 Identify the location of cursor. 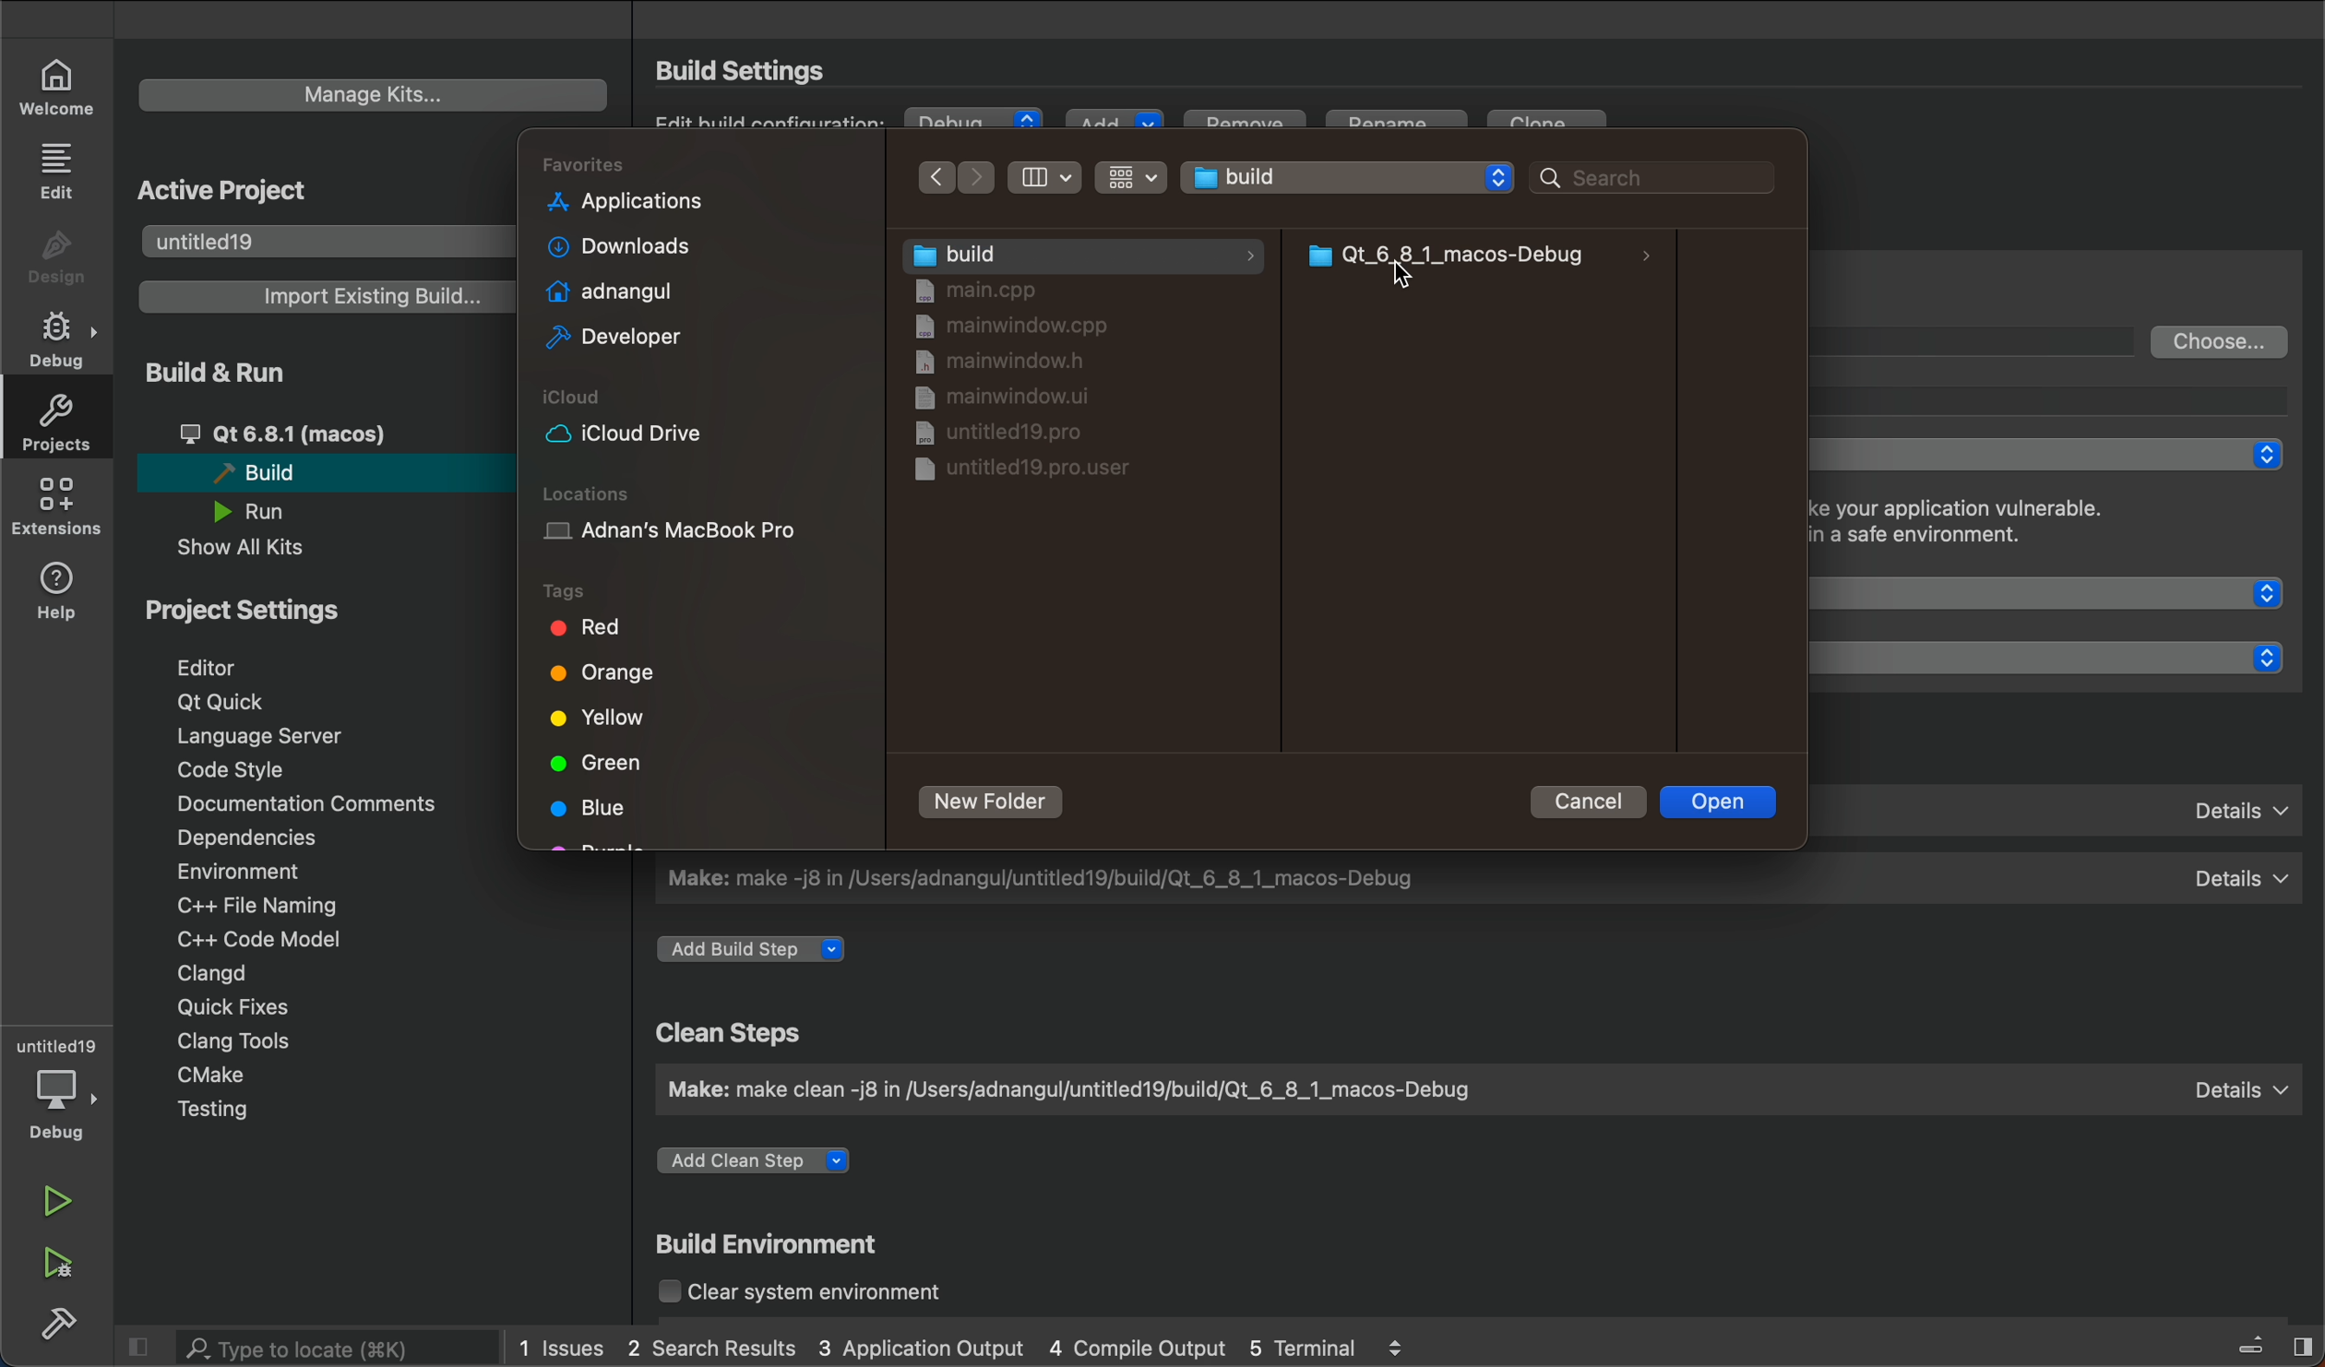
(1420, 280).